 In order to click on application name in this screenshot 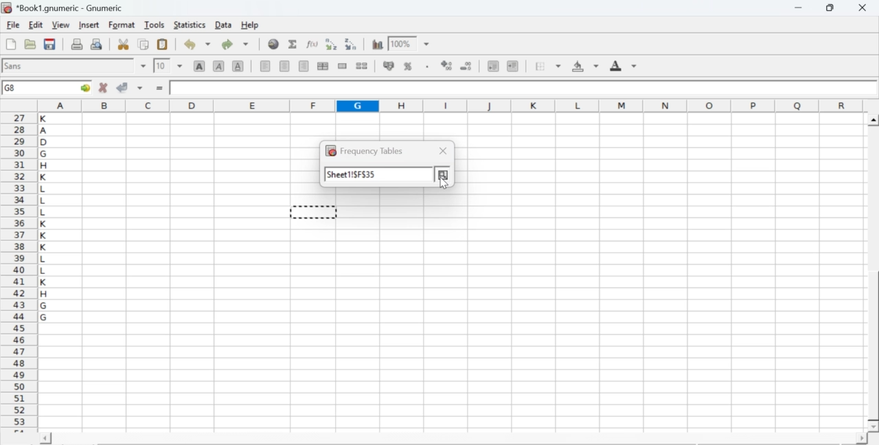, I will do `click(65, 6)`.